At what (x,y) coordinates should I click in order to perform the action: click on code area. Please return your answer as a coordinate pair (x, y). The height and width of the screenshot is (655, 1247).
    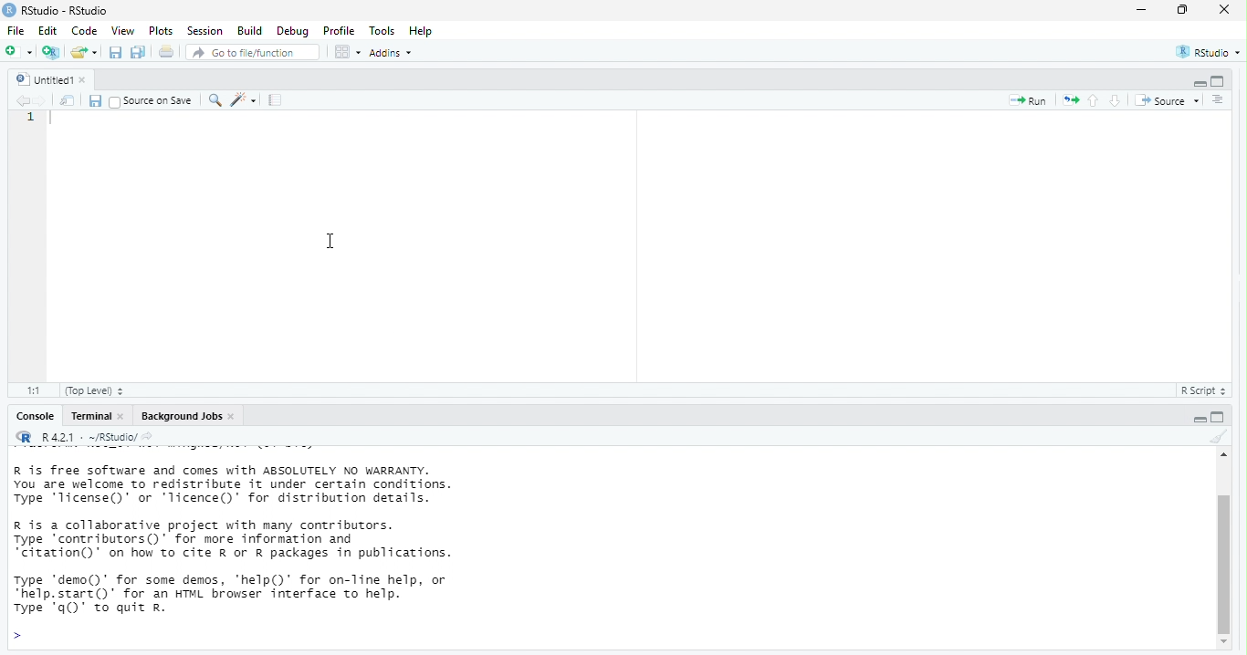
    Looking at the image, I should click on (336, 255).